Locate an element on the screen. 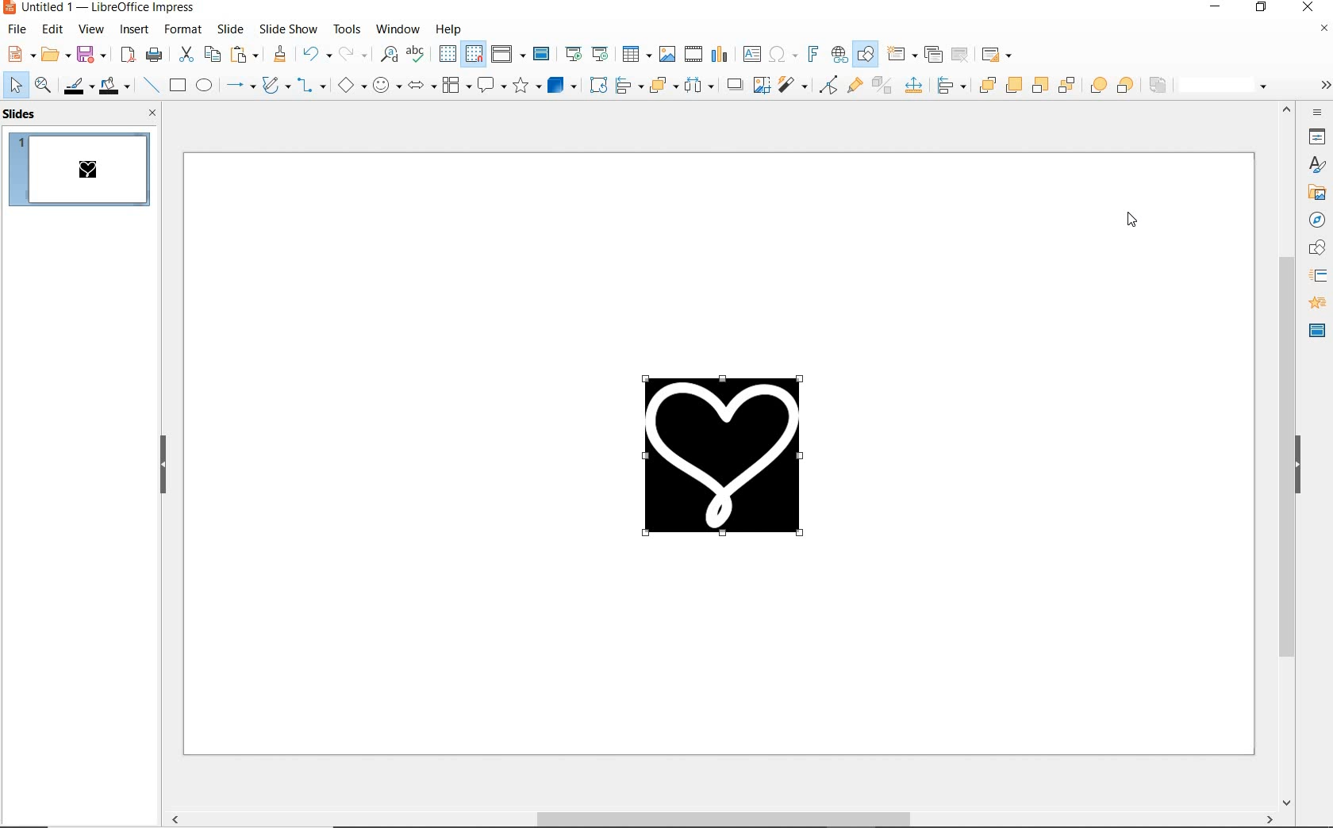 The width and height of the screenshot is (1333, 828). rectangle is located at coordinates (179, 86).